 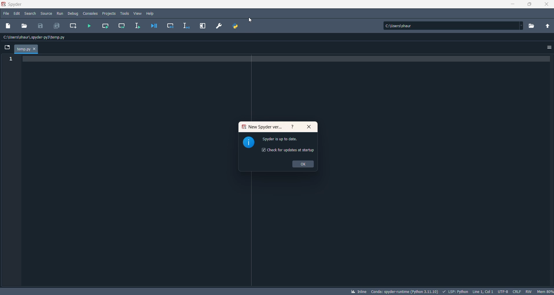 I want to click on file path, so click(x=37, y=38).